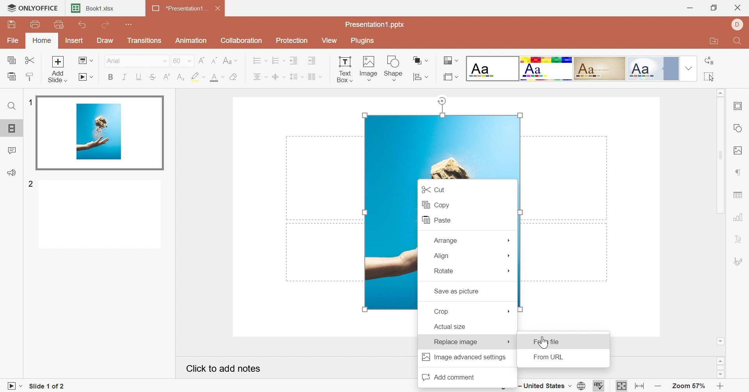 This screenshot has width=749, height=392. I want to click on Replace image, so click(455, 341).